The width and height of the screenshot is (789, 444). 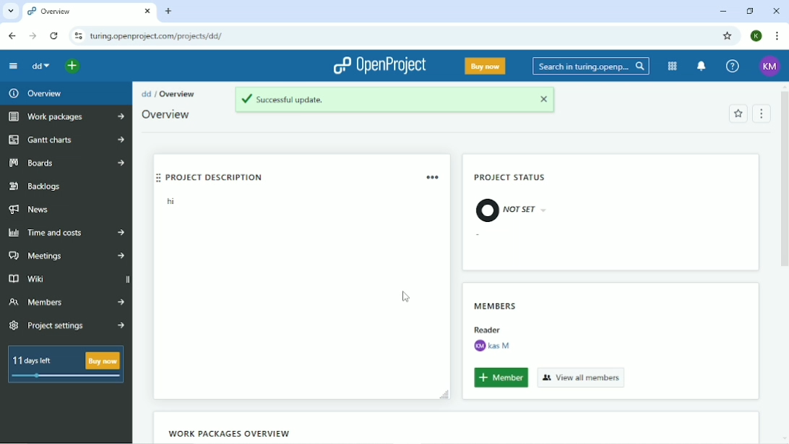 I want to click on Work packages, so click(x=64, y=117).